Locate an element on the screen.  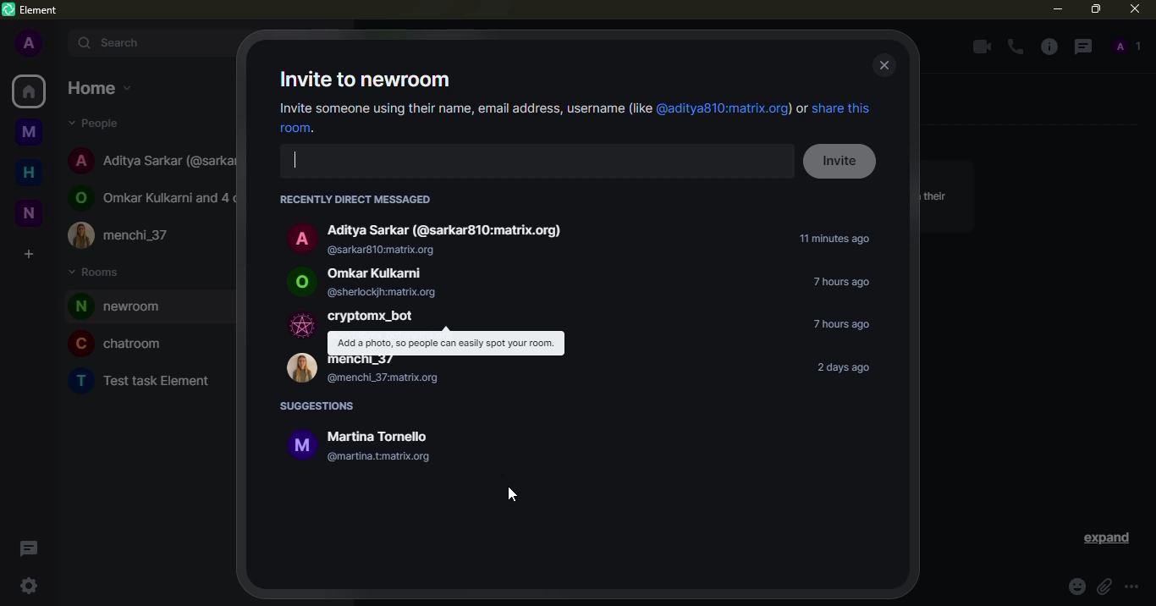
voice call is located at coordinates (1014, 47).